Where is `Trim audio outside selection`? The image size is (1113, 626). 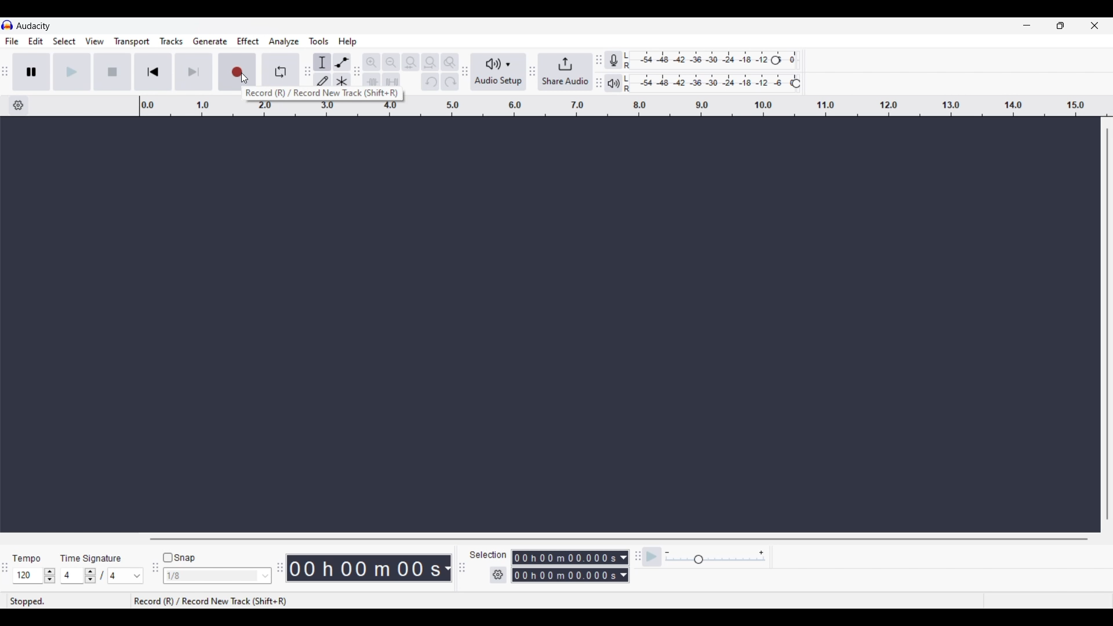 Trim audio outside selection is located at coordinates (371, 82).